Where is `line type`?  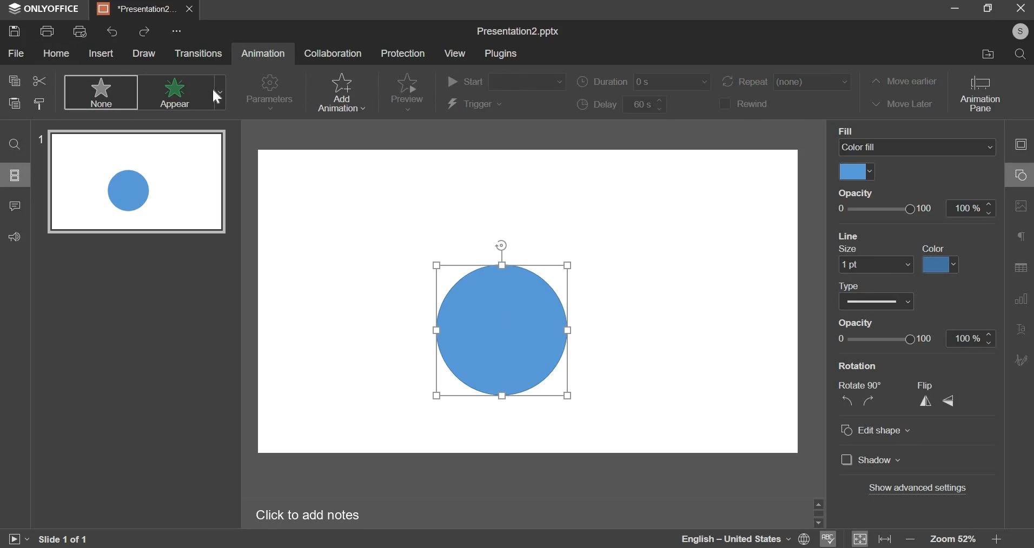 line type is located at coordinates (877, 302).